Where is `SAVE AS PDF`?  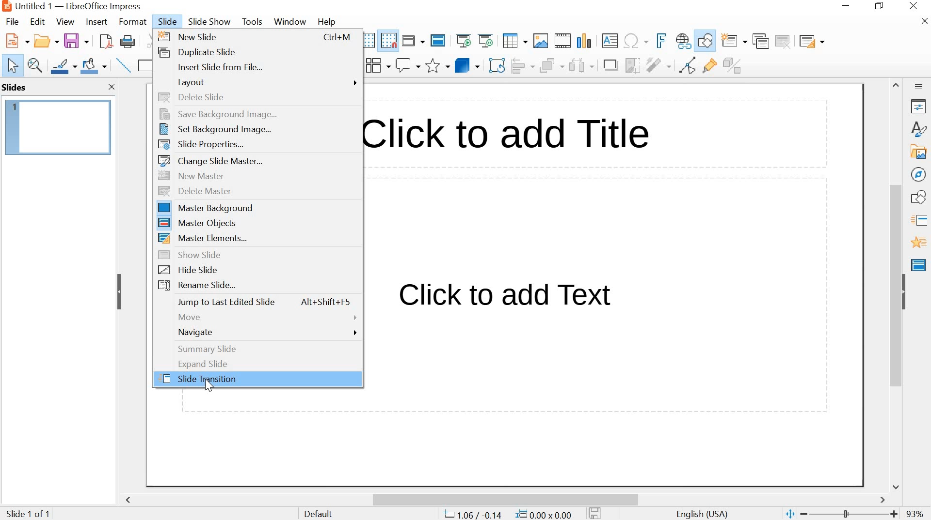 SAVE AS PDF is located at coordinates (105, 41).